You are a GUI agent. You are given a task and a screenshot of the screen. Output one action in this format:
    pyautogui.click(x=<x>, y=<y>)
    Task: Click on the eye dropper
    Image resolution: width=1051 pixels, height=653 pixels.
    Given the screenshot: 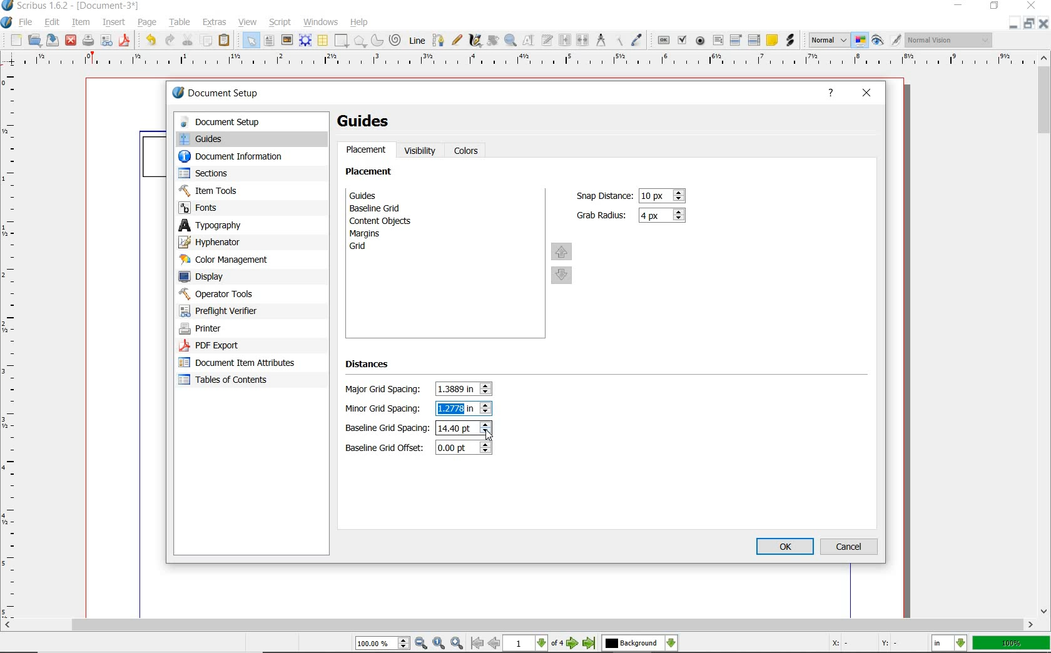 What is the action you would take?
    pyautogui.click(x=638, y=39)
    